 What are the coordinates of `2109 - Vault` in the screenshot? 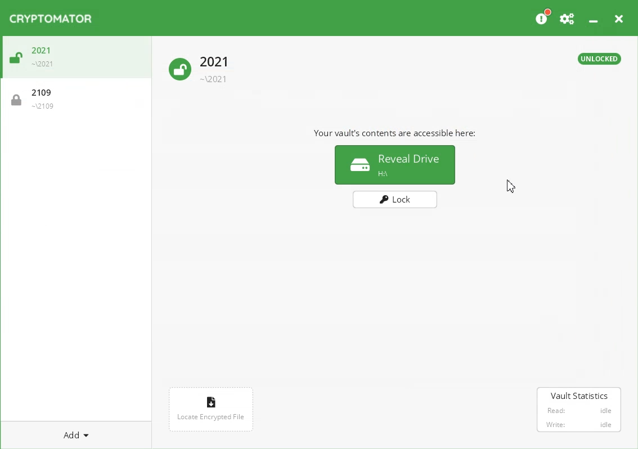 It's located at (75, 97).